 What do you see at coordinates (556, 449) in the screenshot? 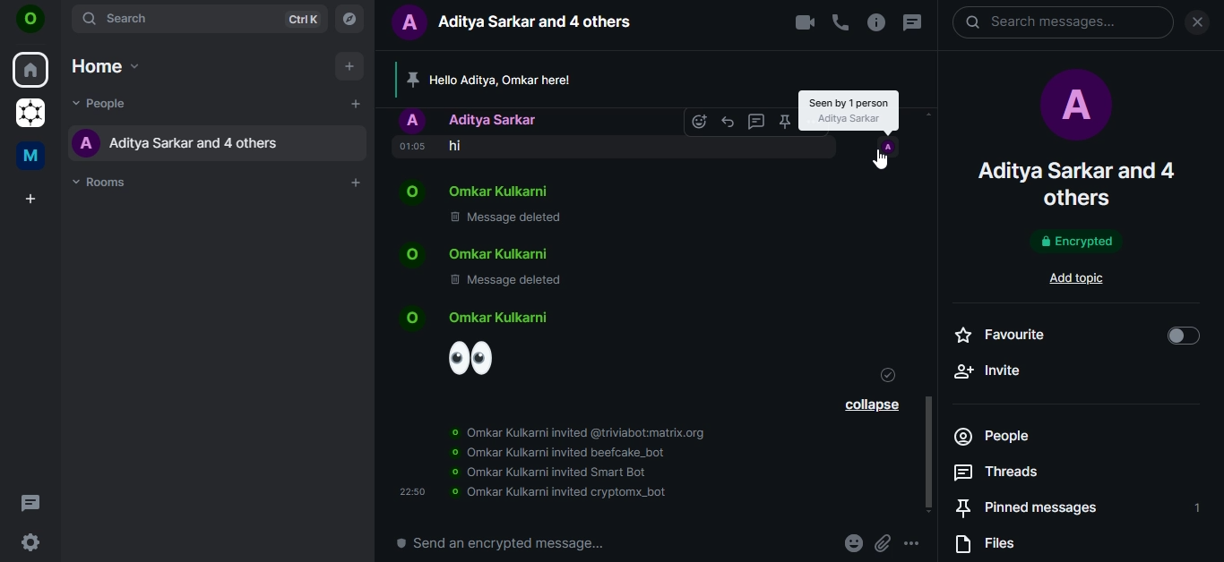
I see `information about invited bots` at bounding box center [556, 449].